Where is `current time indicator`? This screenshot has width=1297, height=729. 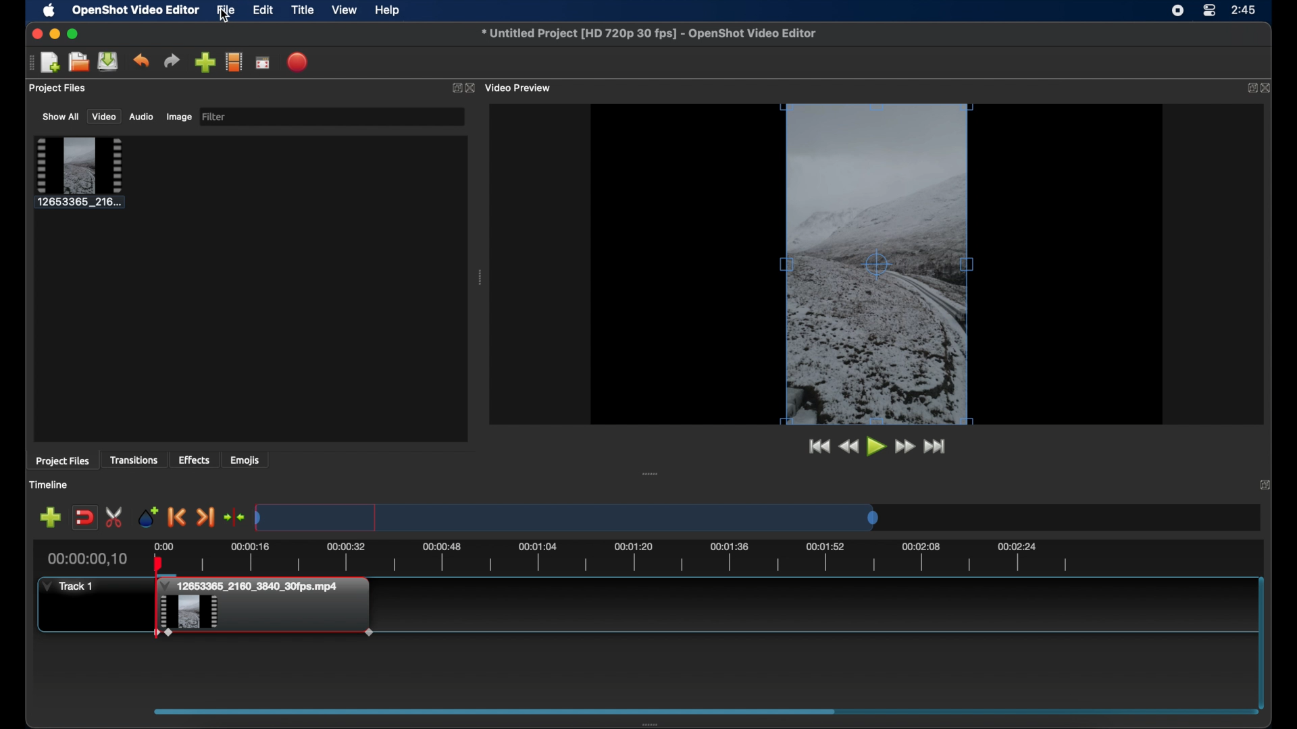 current time indicator is located at coordinates (91, 558).